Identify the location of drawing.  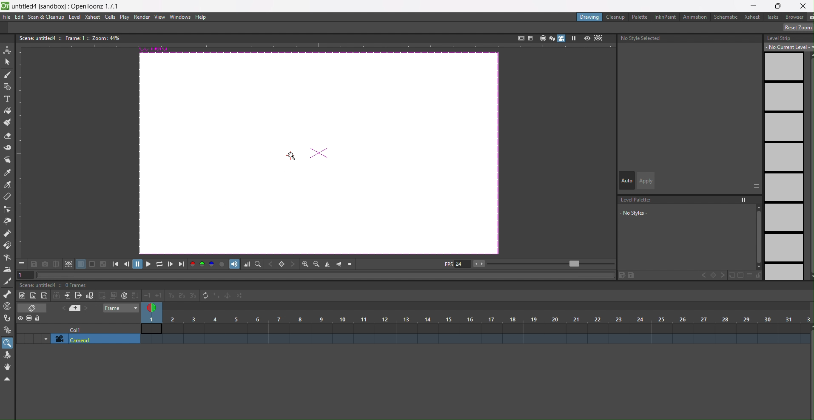
(590, 17).